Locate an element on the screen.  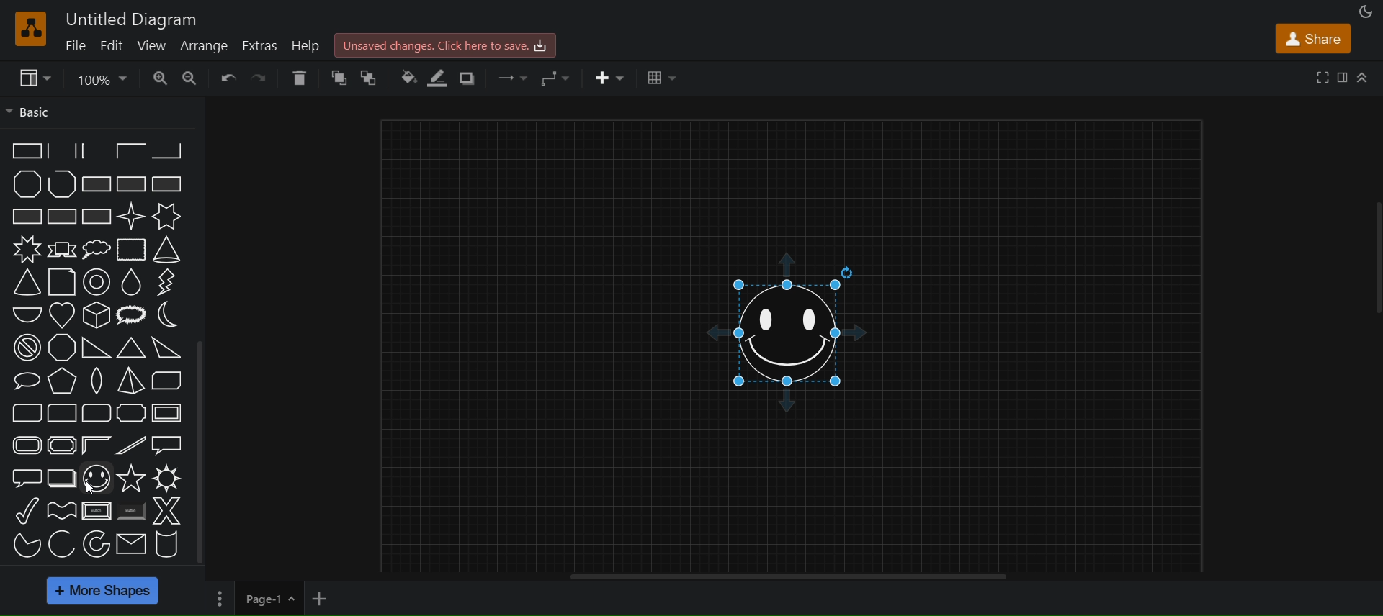
obtuse triangle is located at coordinates (130, 349).